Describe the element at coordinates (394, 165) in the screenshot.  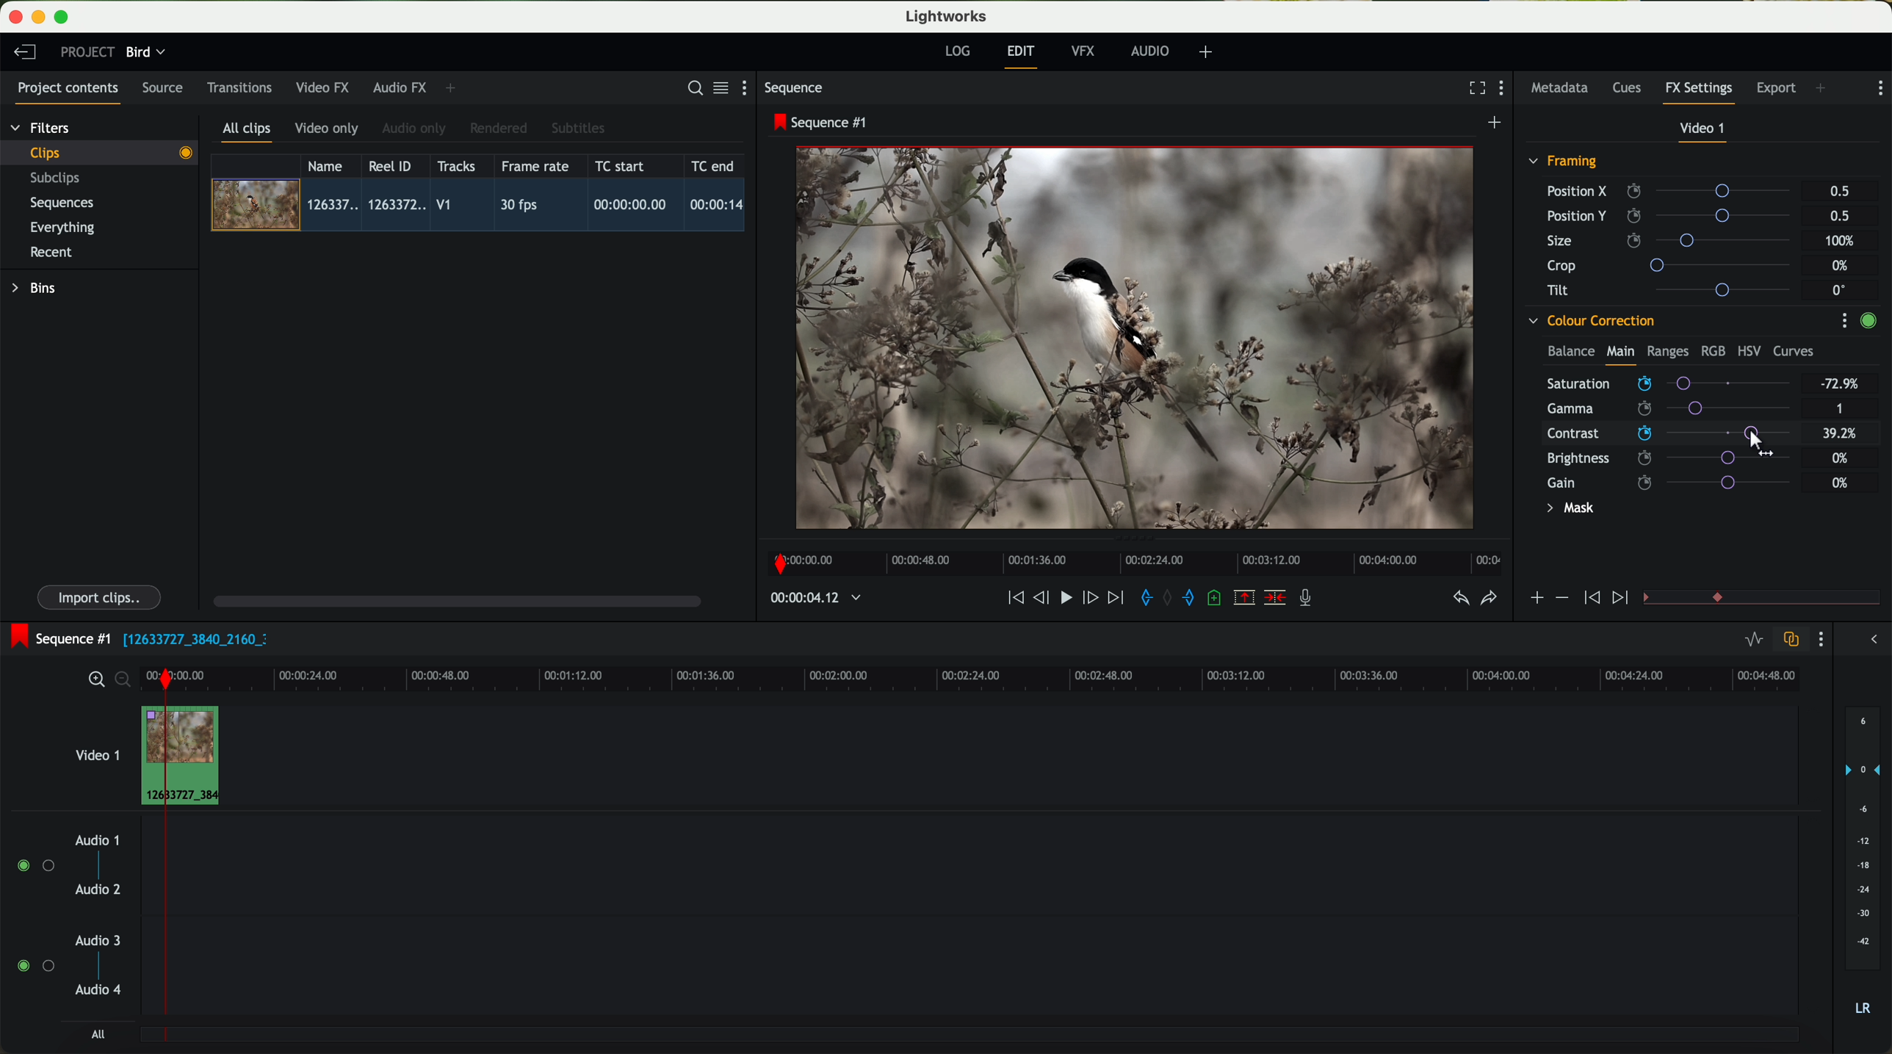
I see `Reel ID` at that location.